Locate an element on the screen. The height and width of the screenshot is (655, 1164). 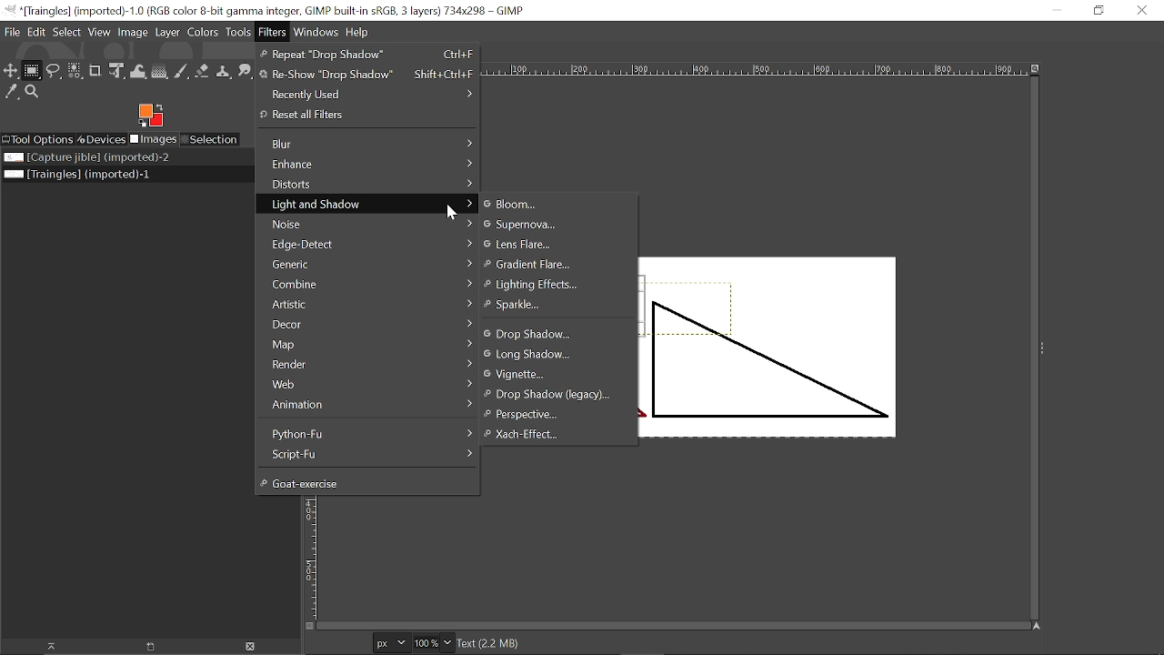
Python-fu is located at coordinates (366, 432).